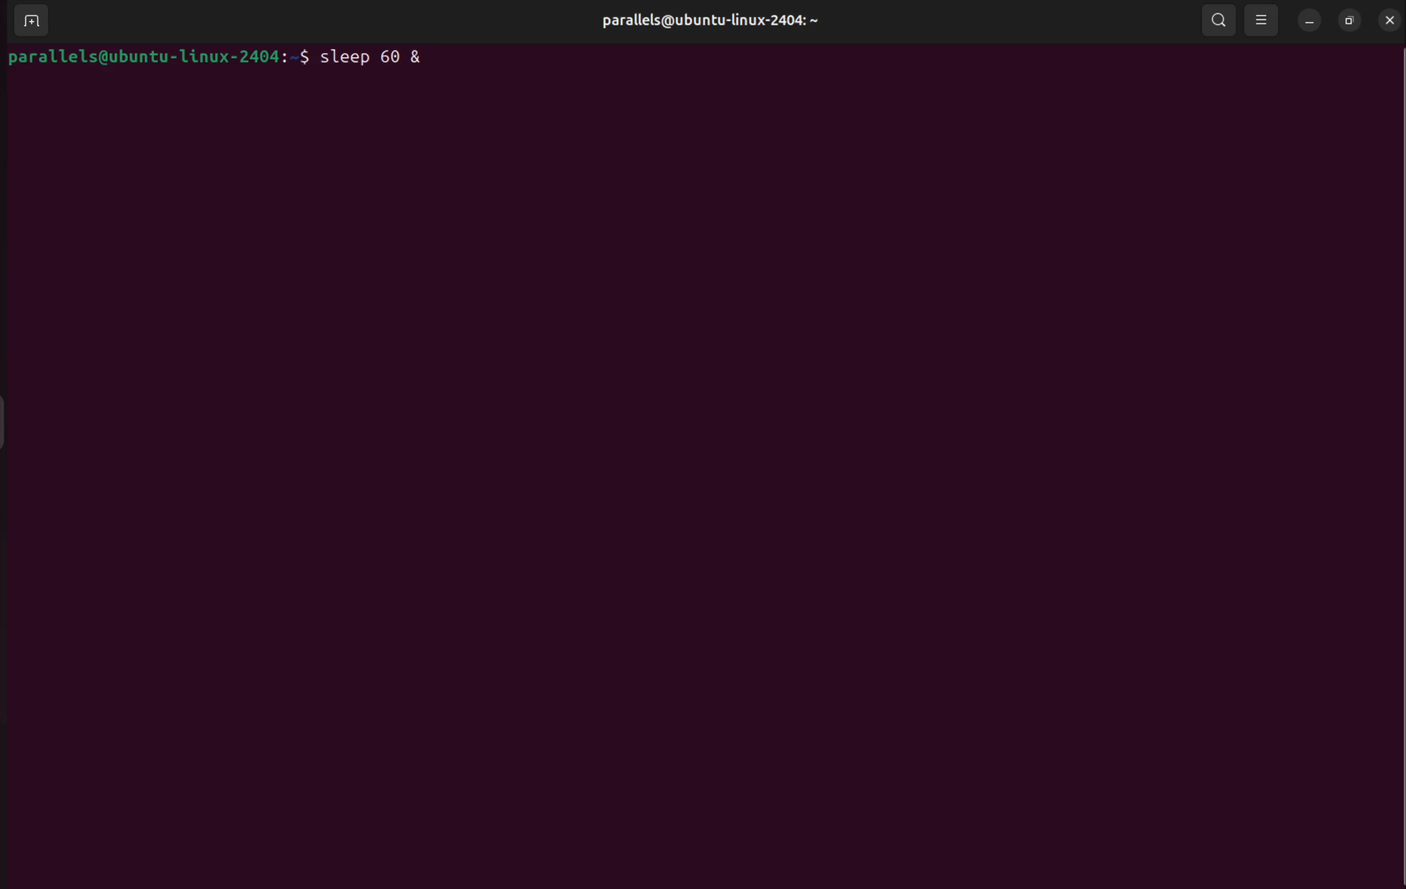  I want to click on Scrollbar, so click(1397, 473).